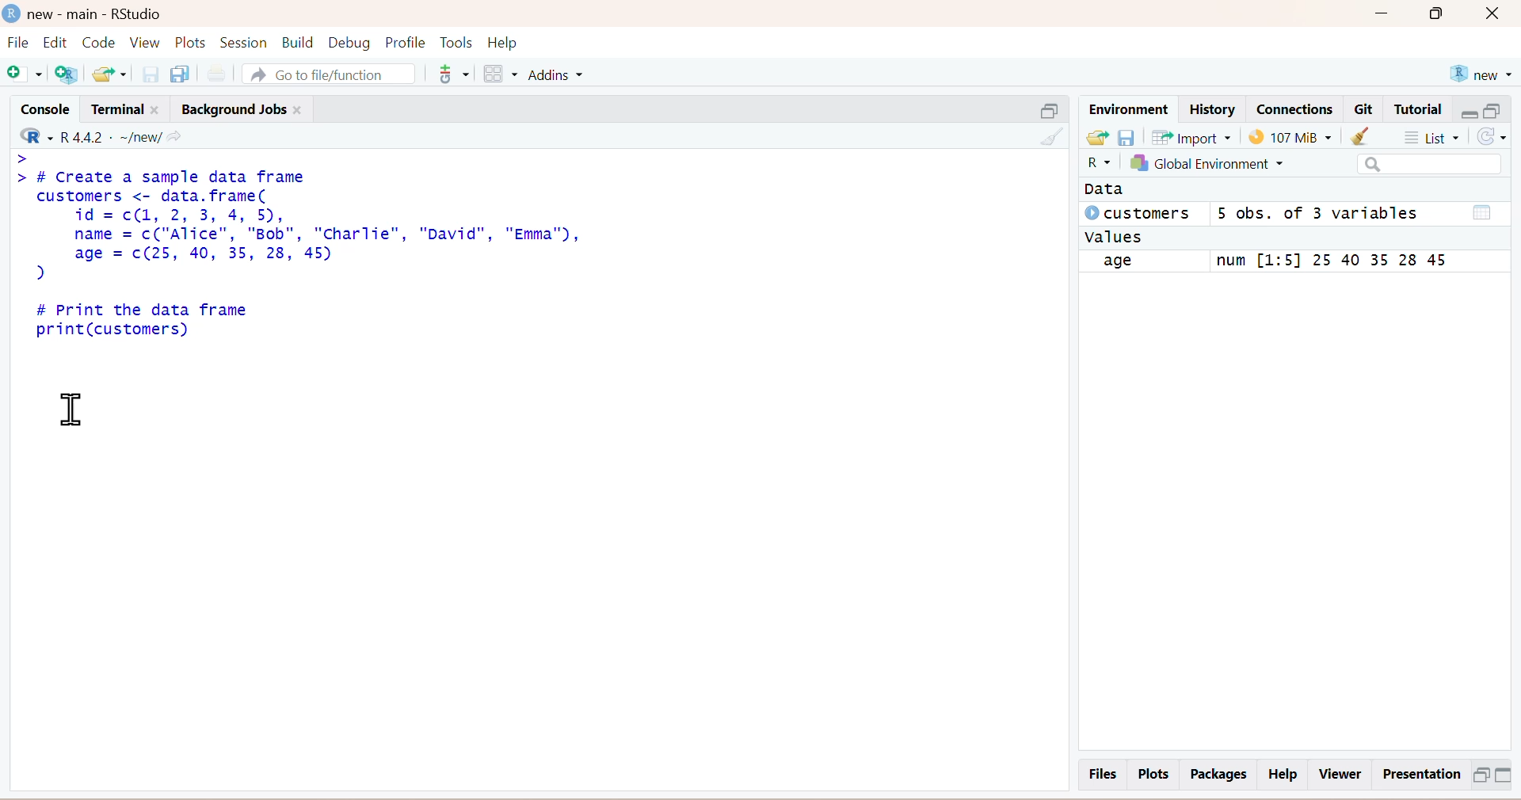 The height and width of the screenshot is (800, 1521). Describe the element at coordinates (1495, 109) in the screenshot. I see `maximise` at that location.